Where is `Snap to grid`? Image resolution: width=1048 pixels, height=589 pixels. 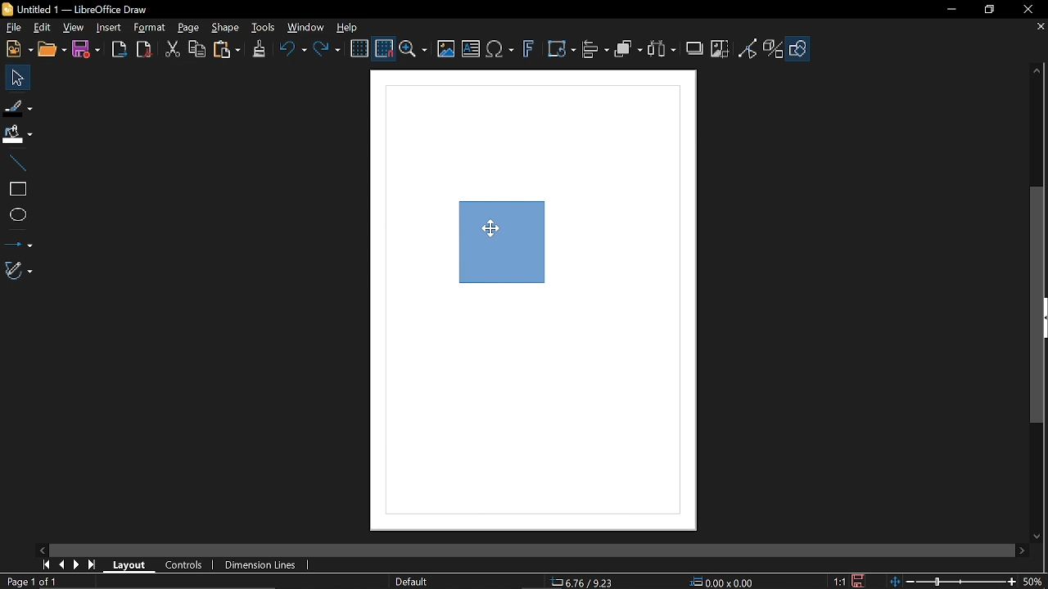 Snap to grid is located at coordinates (385, 49).